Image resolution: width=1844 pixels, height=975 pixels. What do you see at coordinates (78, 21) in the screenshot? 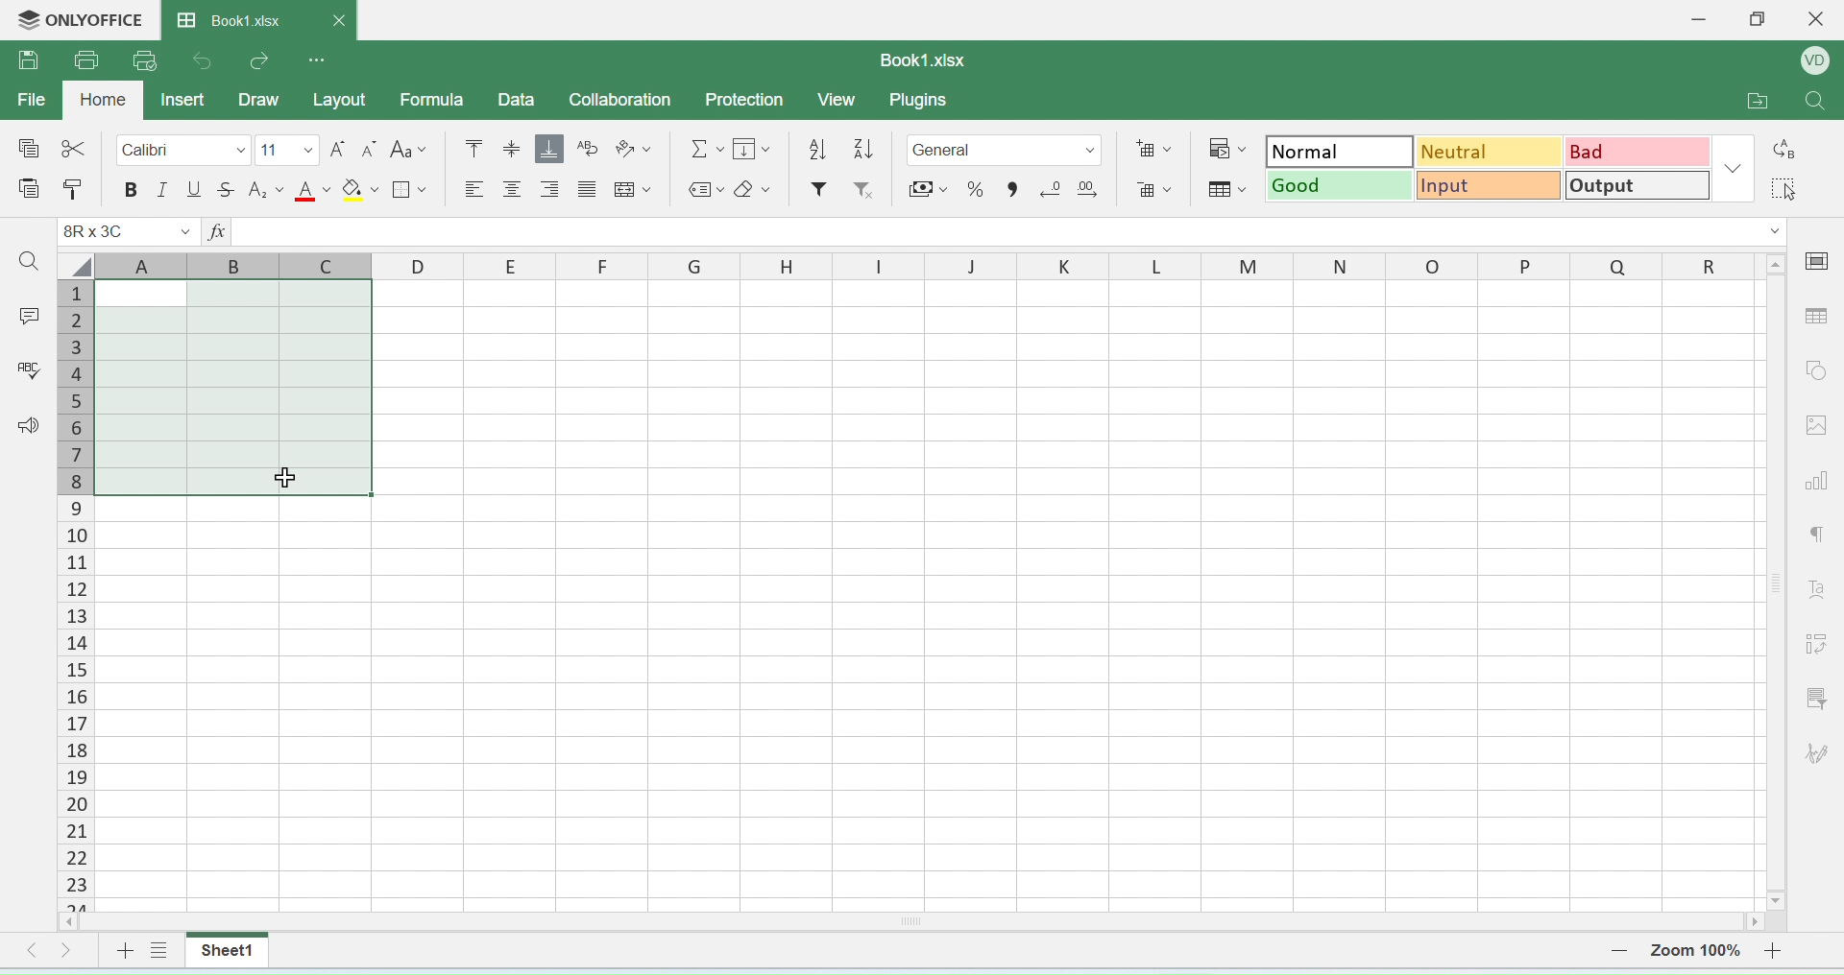
I see `onlyoffice logo` at bounding box center [78, 21].